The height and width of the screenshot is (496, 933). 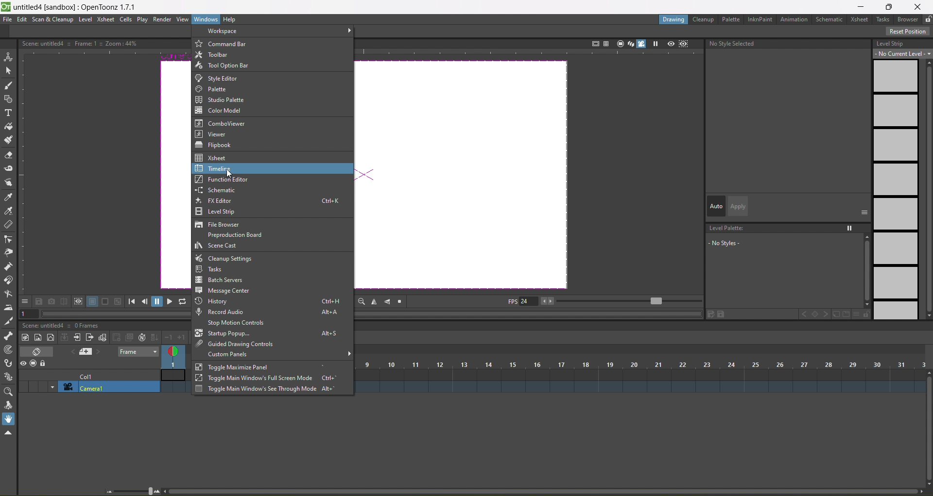 I want to click on text, so click(x=734, y=44).